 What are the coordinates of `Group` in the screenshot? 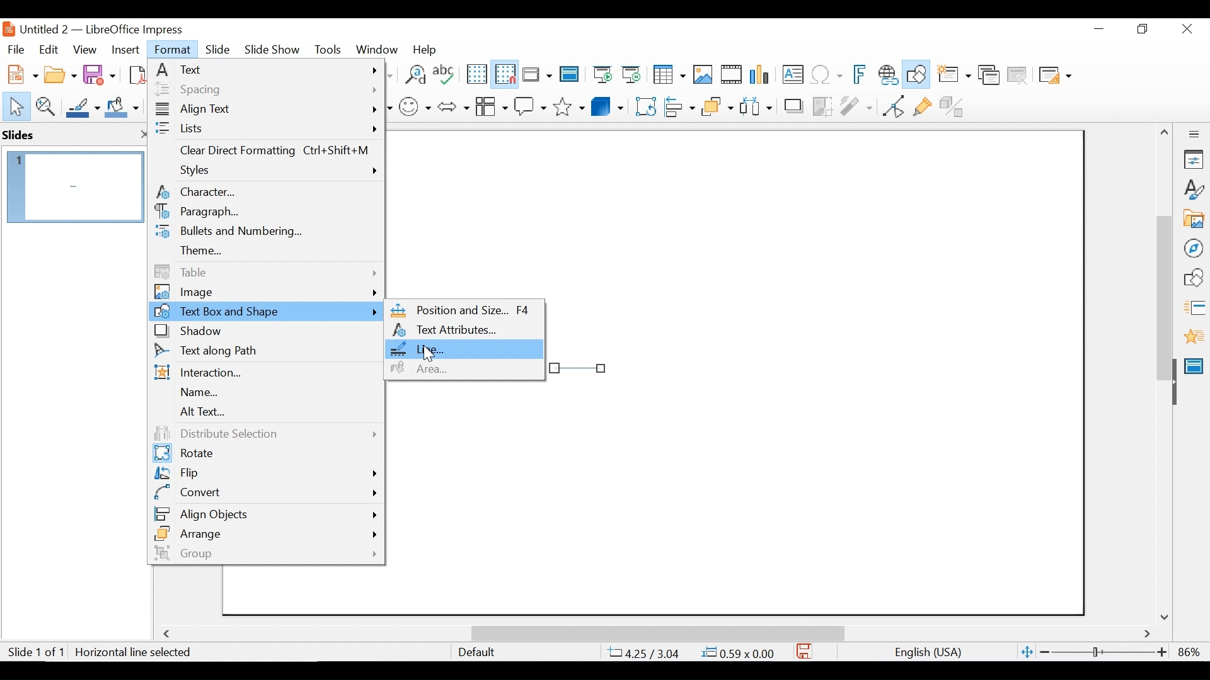 It's located at (264, 553).